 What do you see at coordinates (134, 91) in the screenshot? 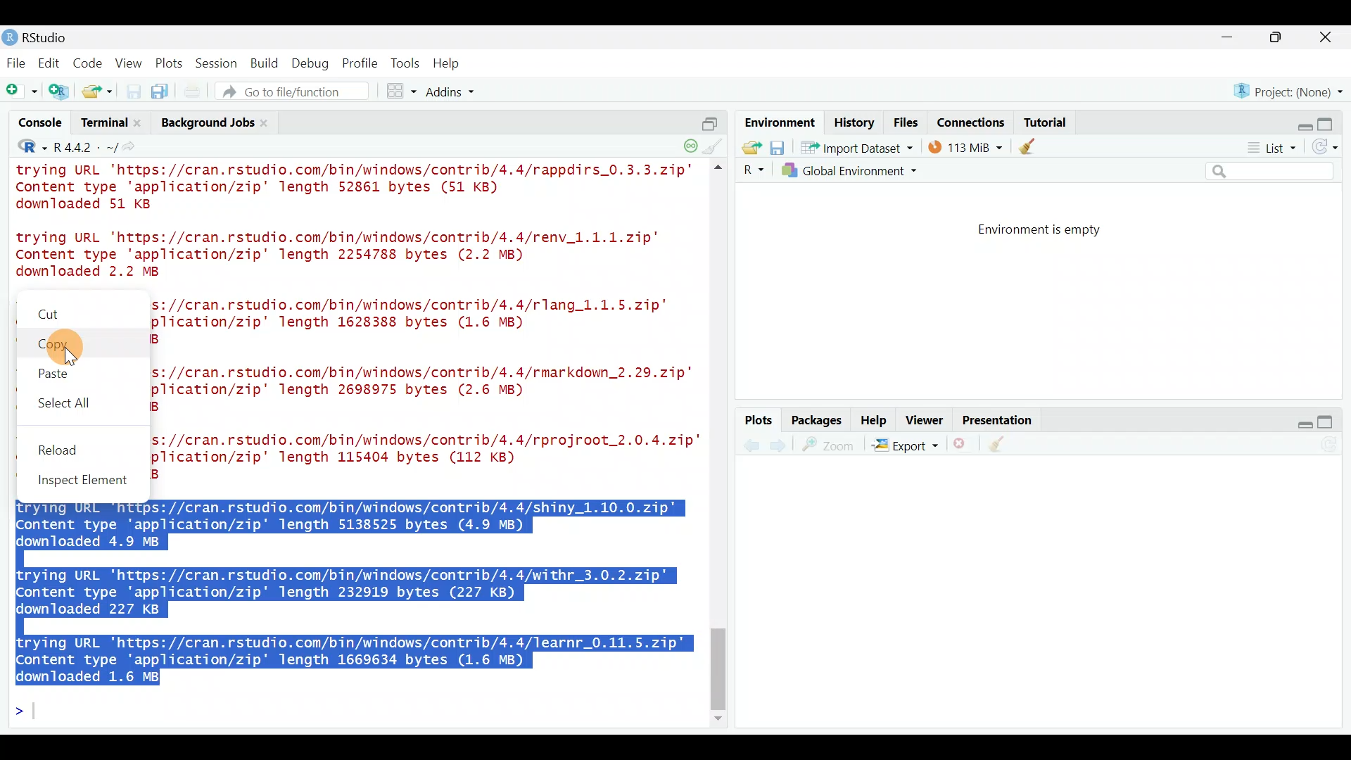
I see `Save current document` at bounding box center [134, 91].